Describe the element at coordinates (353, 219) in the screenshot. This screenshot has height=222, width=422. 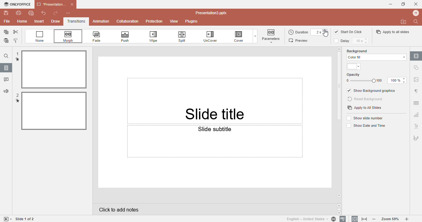
I see `Fit to slidee` at that location.